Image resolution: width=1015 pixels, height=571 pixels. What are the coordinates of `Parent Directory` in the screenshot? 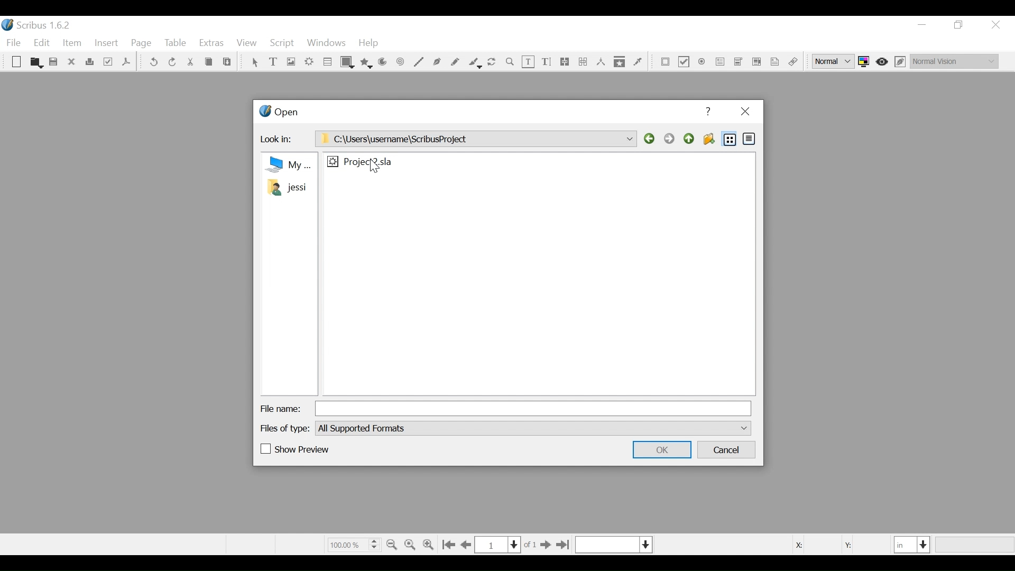 It's located at (690, 139).